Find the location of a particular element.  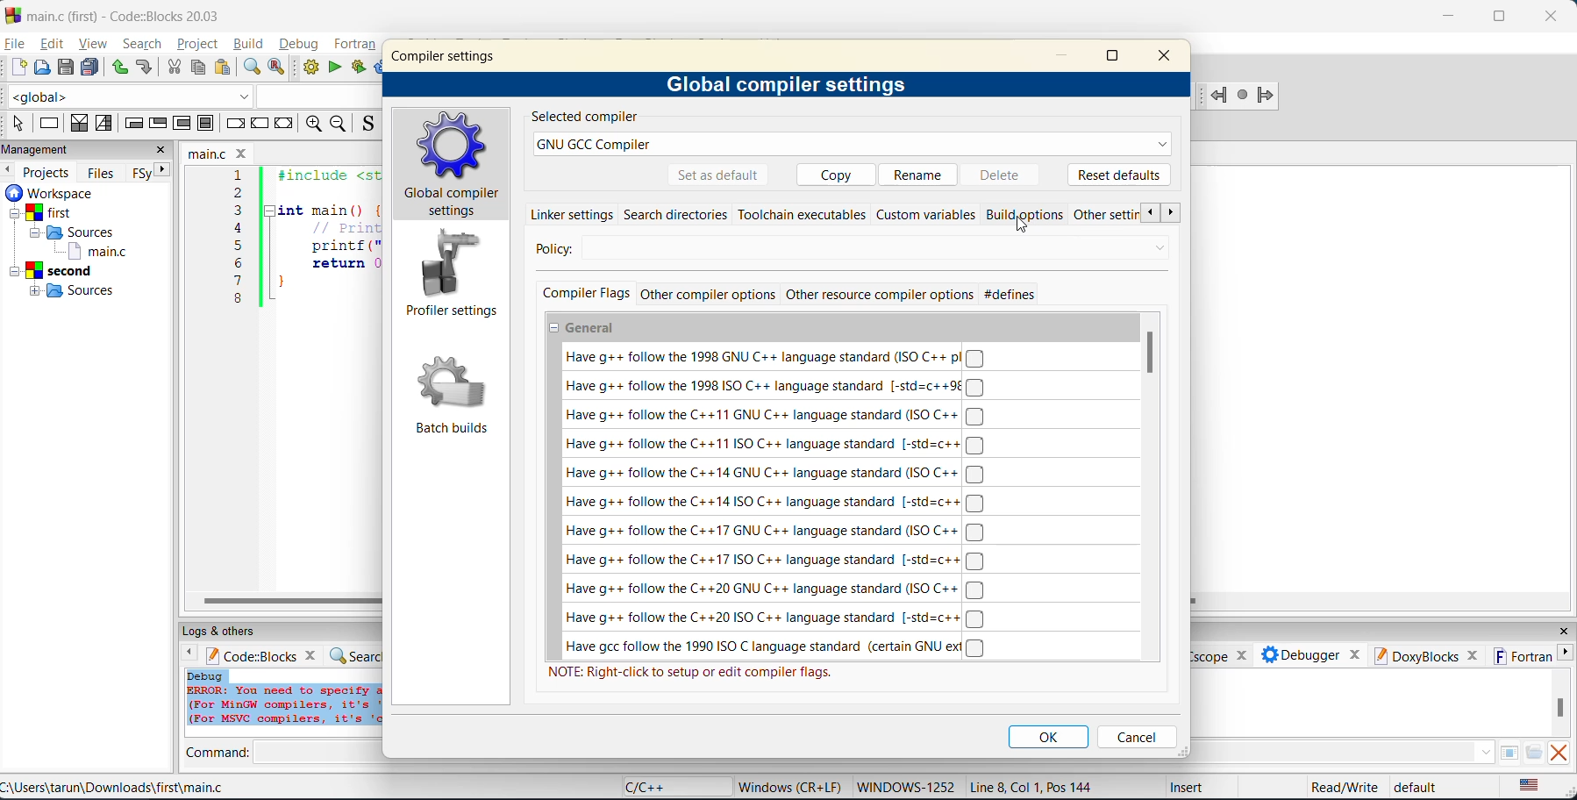

NOTE: Right-click to setup or edit compiler flags. is located at coordinates (692, 673).